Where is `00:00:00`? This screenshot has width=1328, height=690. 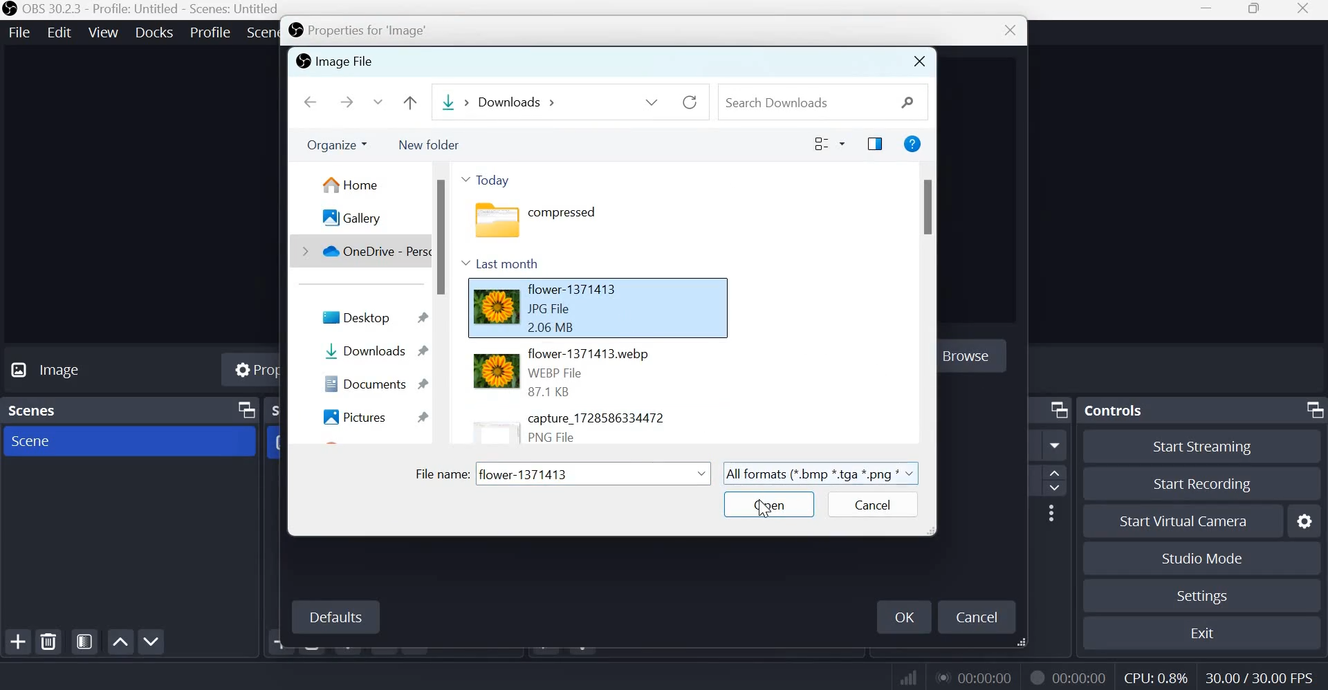
00:00:00 is located at coordinates (1081, 678).